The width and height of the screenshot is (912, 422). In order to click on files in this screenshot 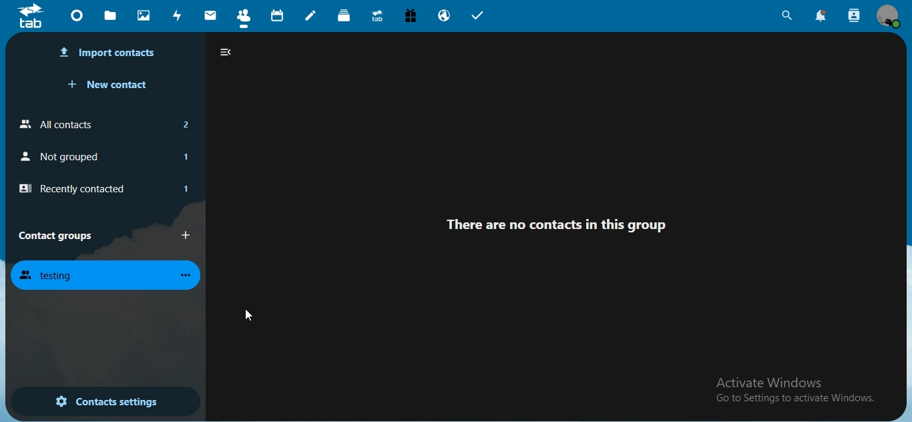, I will do `click(110, 15)`.